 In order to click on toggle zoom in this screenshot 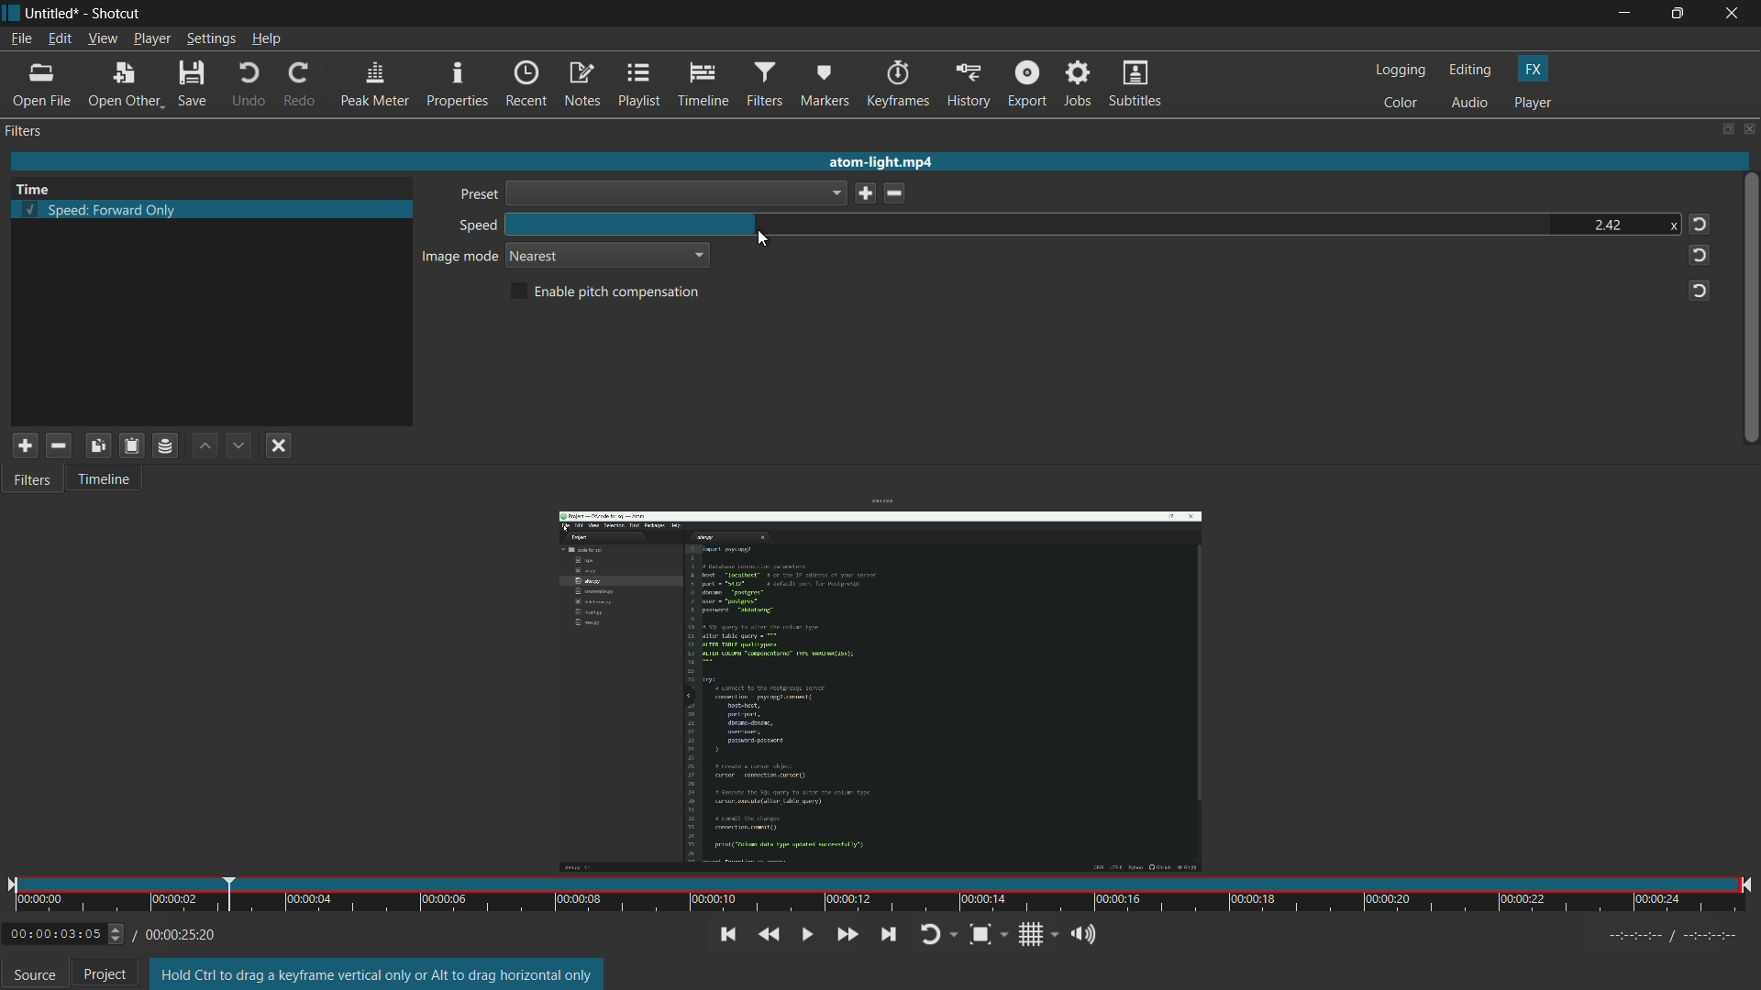, I will do `click(984, 934)`.